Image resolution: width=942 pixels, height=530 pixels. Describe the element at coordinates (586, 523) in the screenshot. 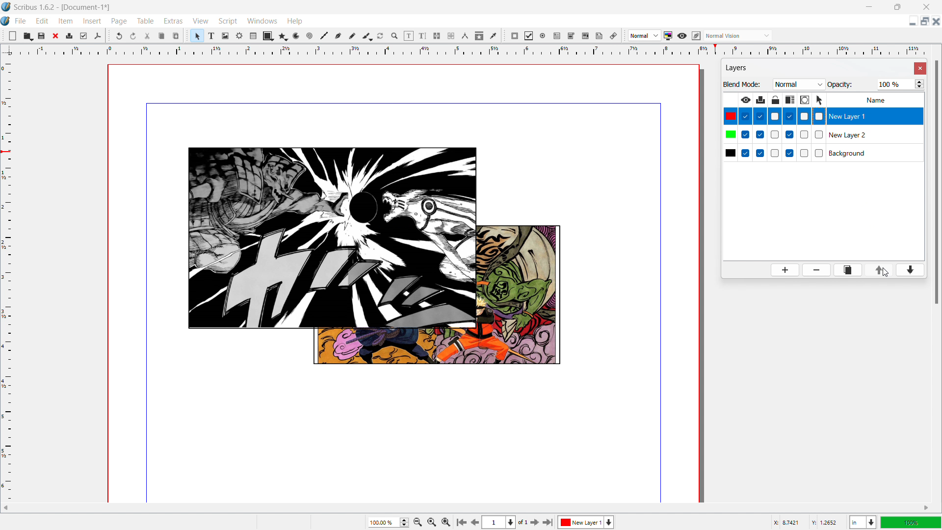

I see `layer 1 selected` at that location.